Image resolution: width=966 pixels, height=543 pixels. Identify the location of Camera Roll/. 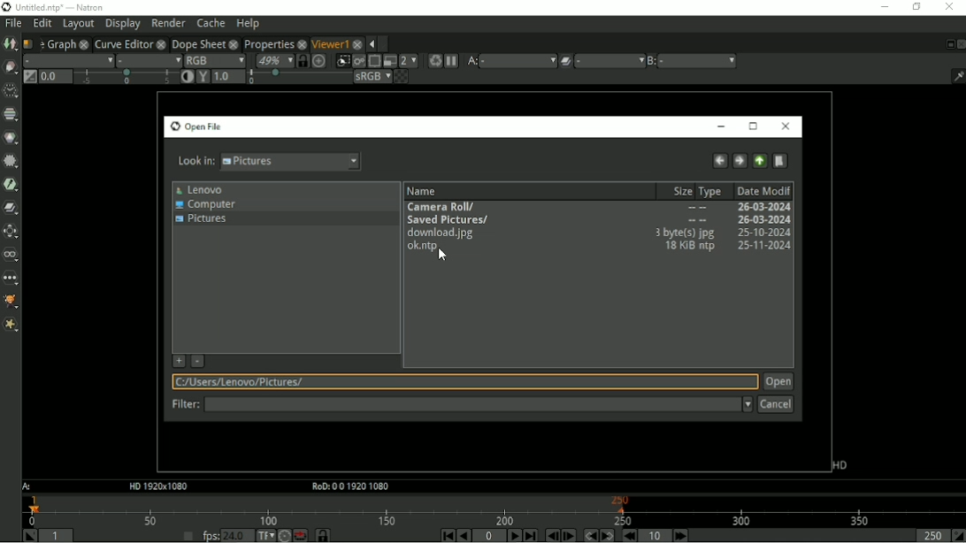
(599, 208).